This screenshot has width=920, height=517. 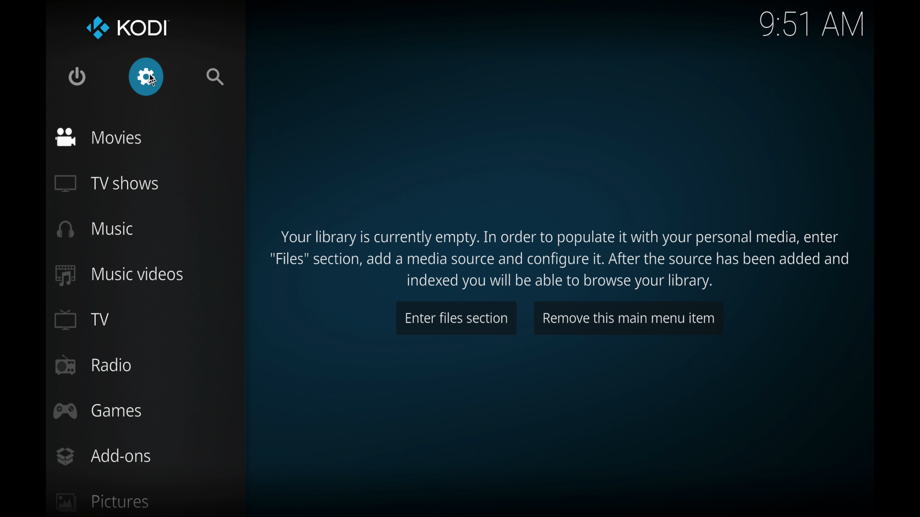 I want to click on pictures, so click(x=103, y=503).